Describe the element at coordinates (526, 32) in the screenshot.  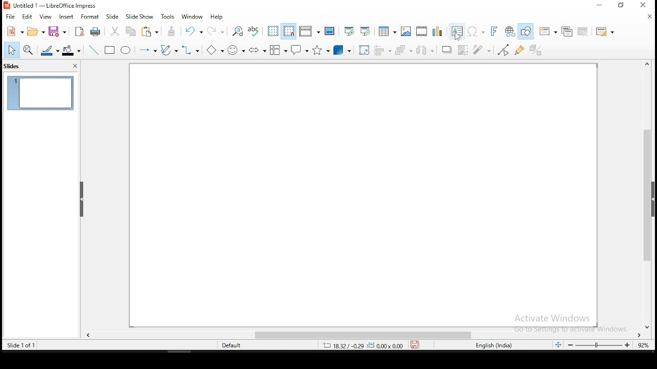
I see `show draw functions` at that location.